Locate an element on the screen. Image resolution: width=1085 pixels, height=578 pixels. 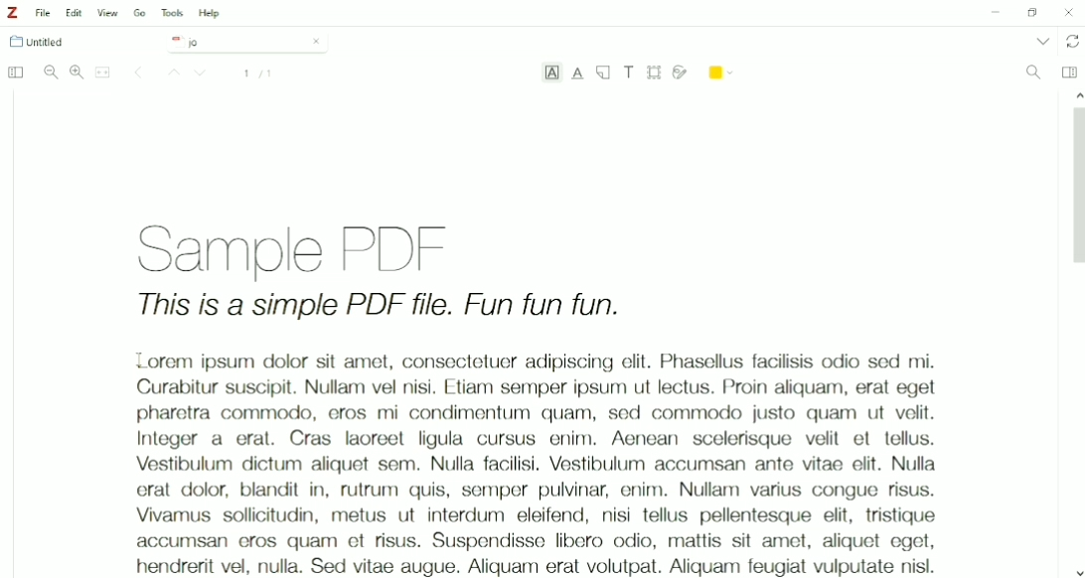
Zoom Out is located at coordinates (51, 72).